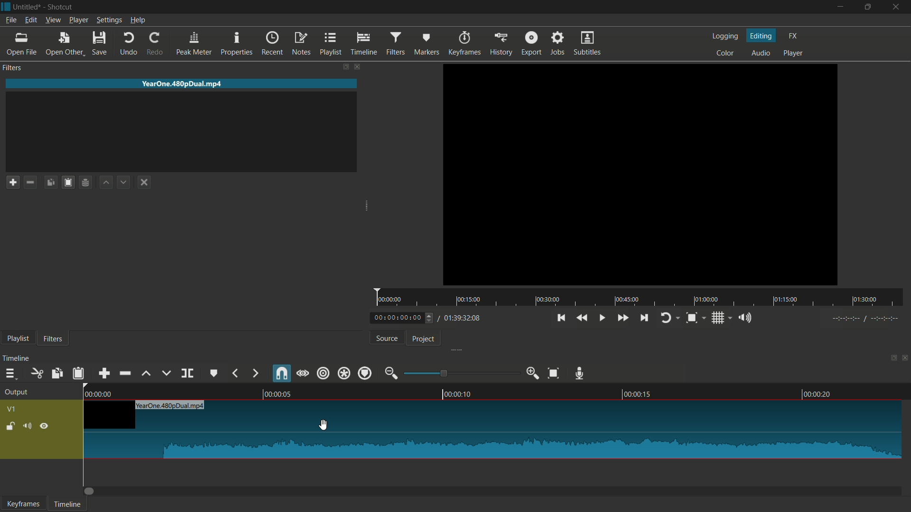  I want to click on view menu, so click(53, 21).